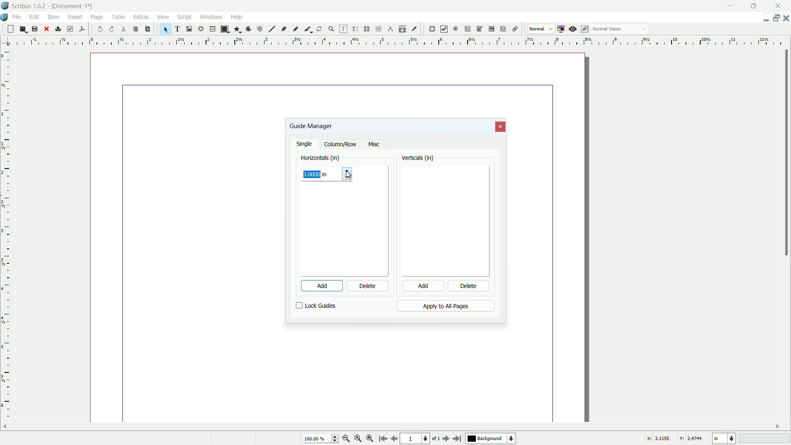 Image resolution: width=791 pixels, height=445 pixels. What do you see at coordinates (392, 42) in the screenshot?
I see `measuring scale` at bounding box center [392, 42].